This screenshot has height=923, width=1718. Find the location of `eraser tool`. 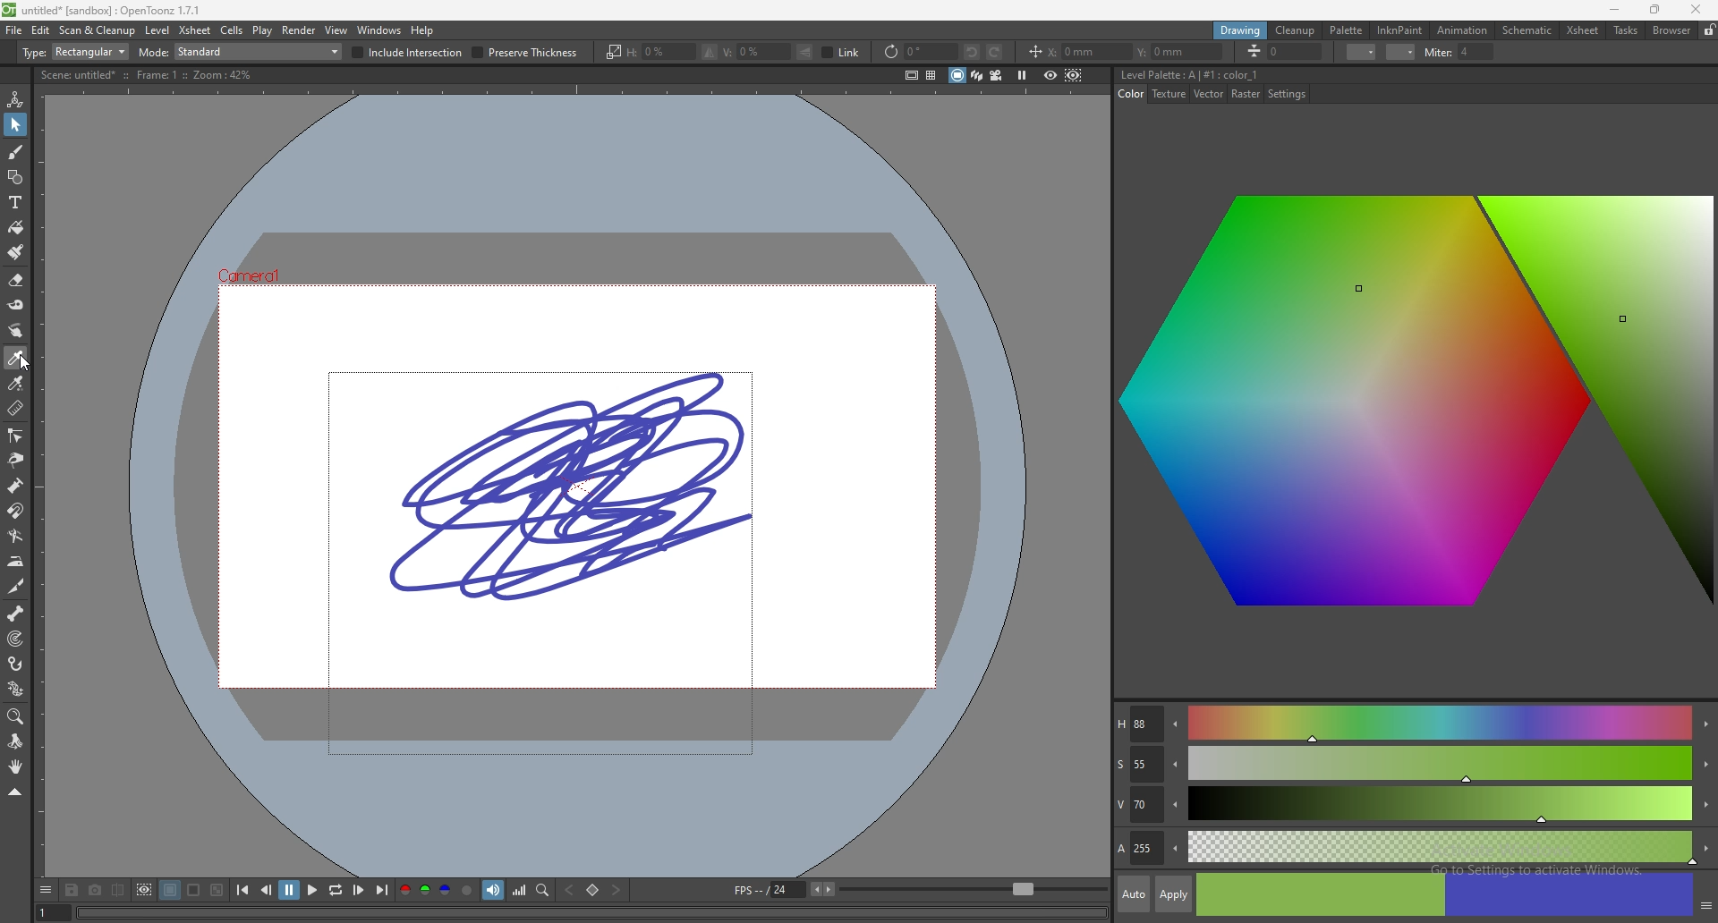

eraser tool is located at coordinates (16, 280).